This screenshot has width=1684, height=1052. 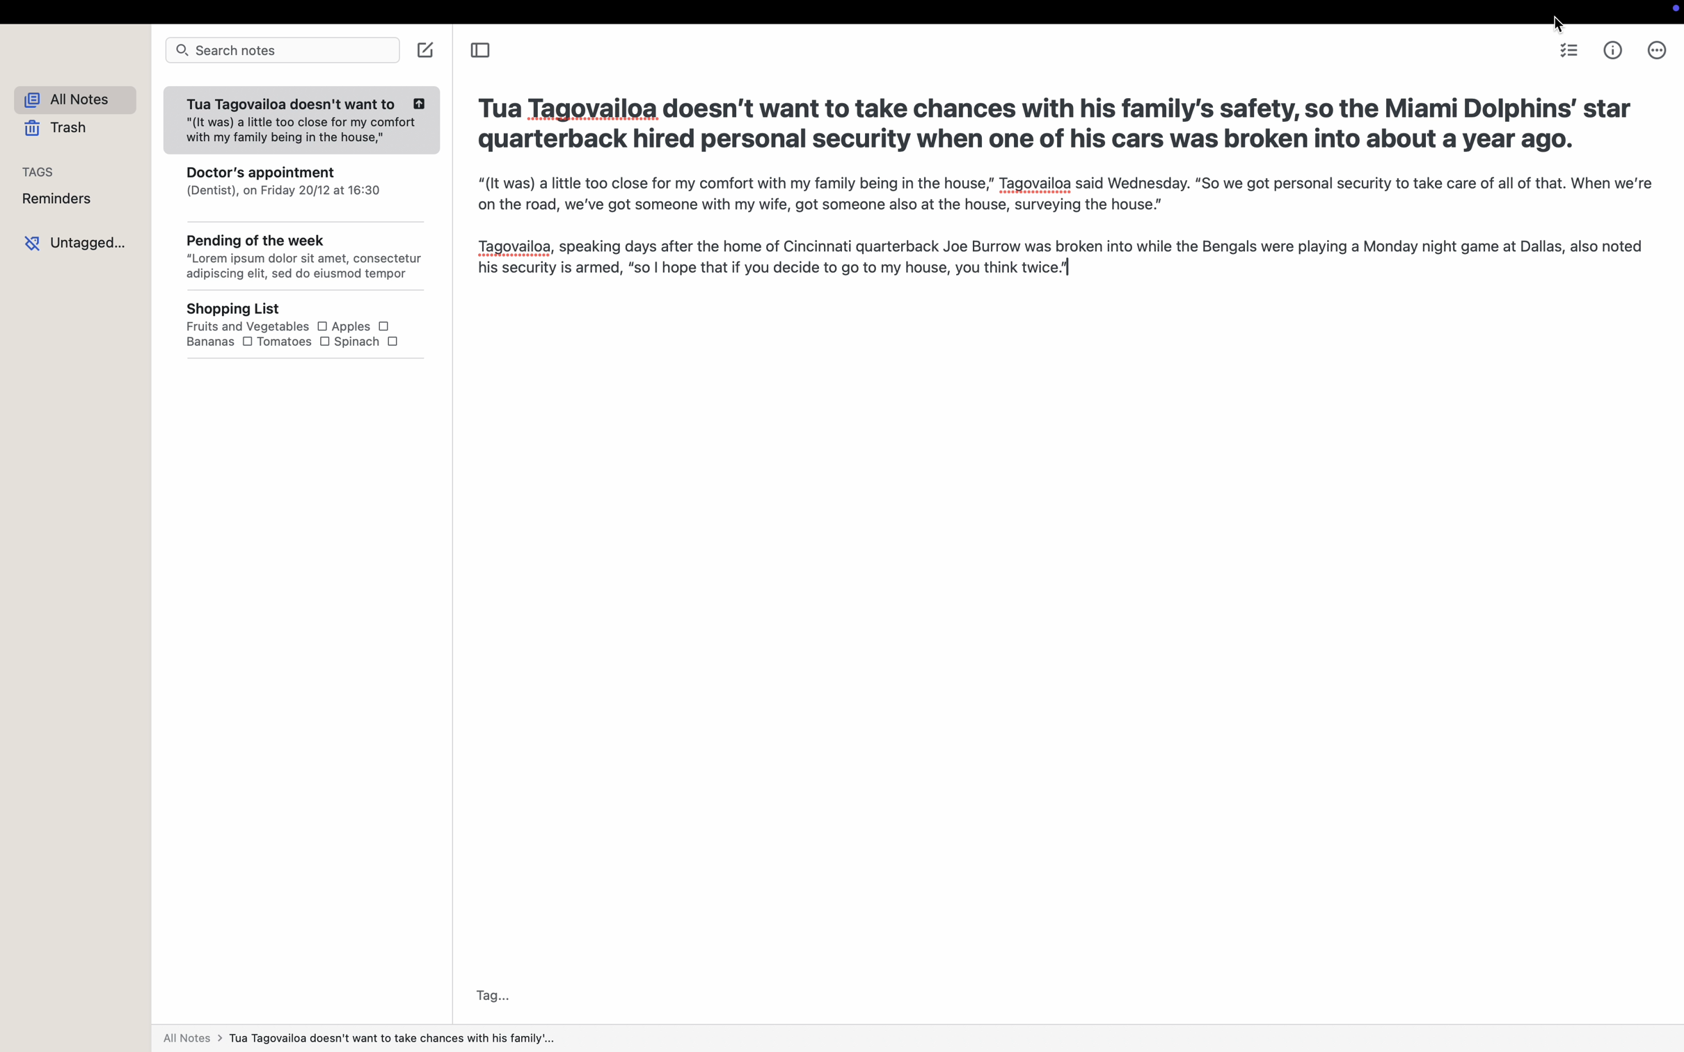 What do you see at coordinates (282, 51) in the screenshot?
I see `search bar` at bounding box center [282, 51].